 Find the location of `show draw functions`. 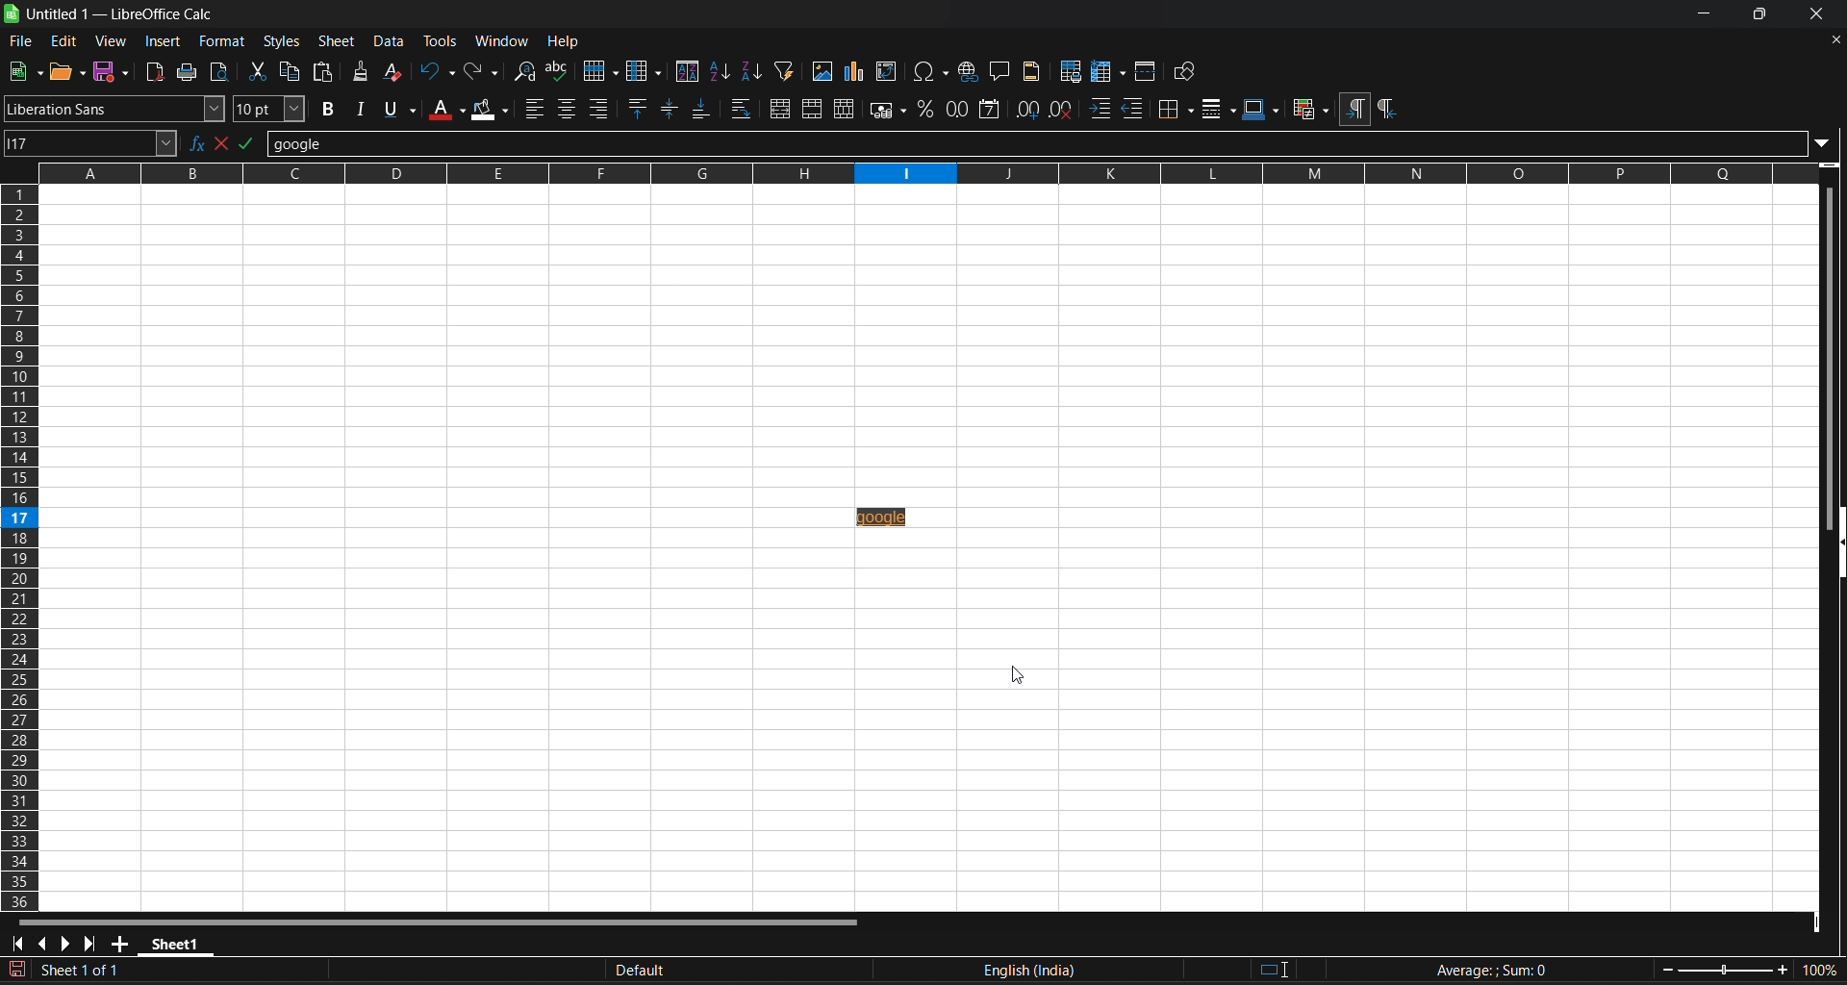

show draw functions is located at coordinates (1188, 71).